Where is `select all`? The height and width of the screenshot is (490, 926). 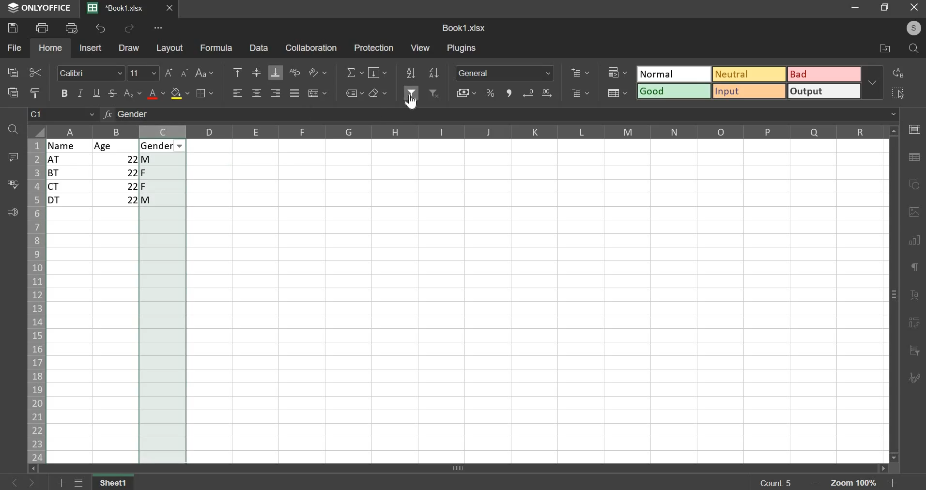 select all is located at coordinates (900, 91).